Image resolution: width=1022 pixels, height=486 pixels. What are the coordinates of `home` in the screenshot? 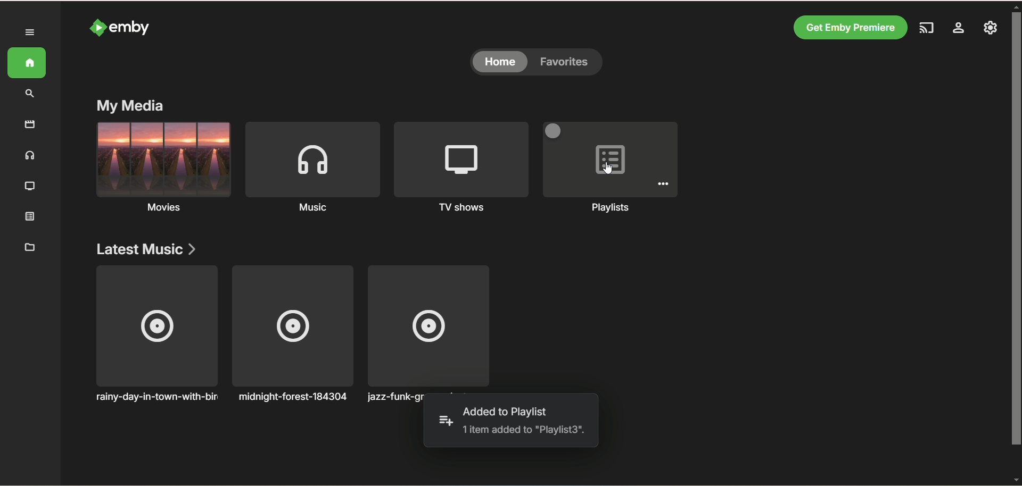 It's located at (500, 63).